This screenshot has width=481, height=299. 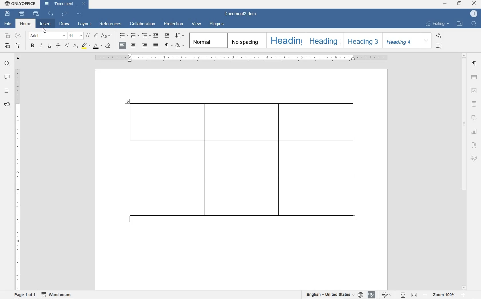 I want to click on ONLYOFFICE, so click(x=21, y=4).